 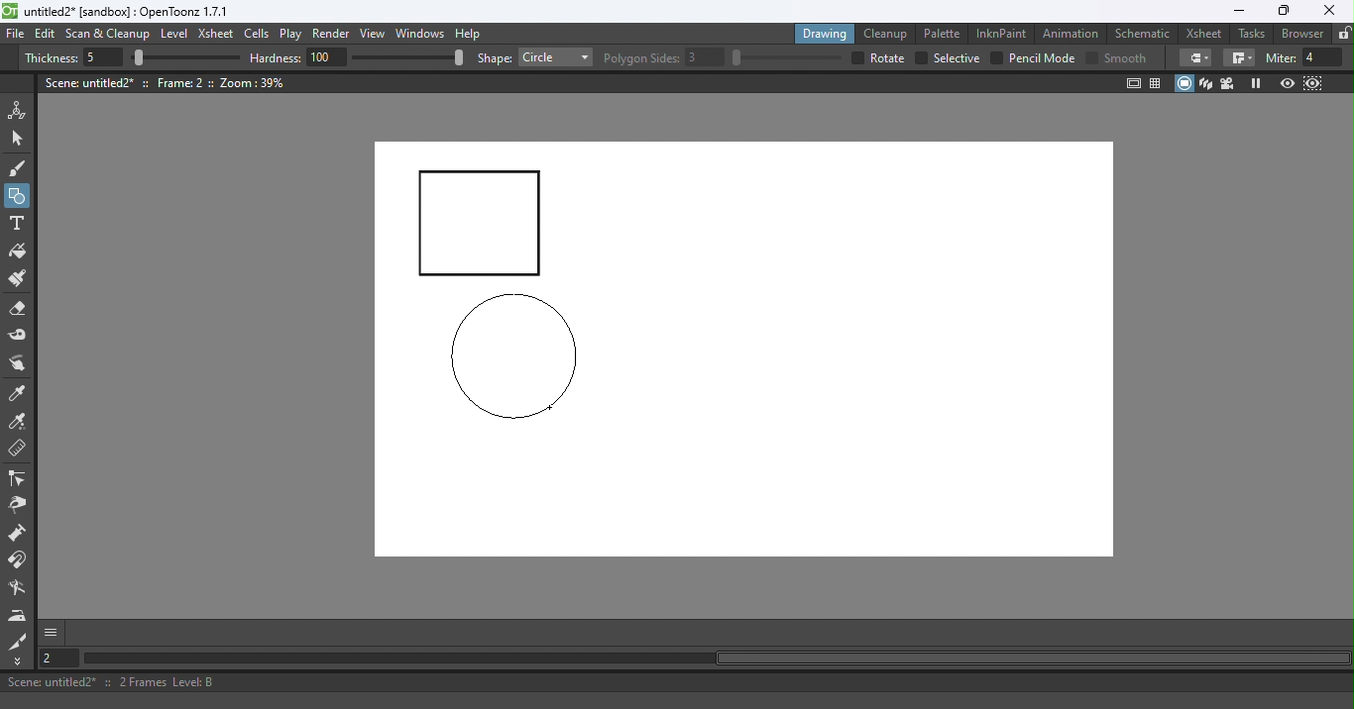 I want to click on checkbox, so click(x=996, y=57).